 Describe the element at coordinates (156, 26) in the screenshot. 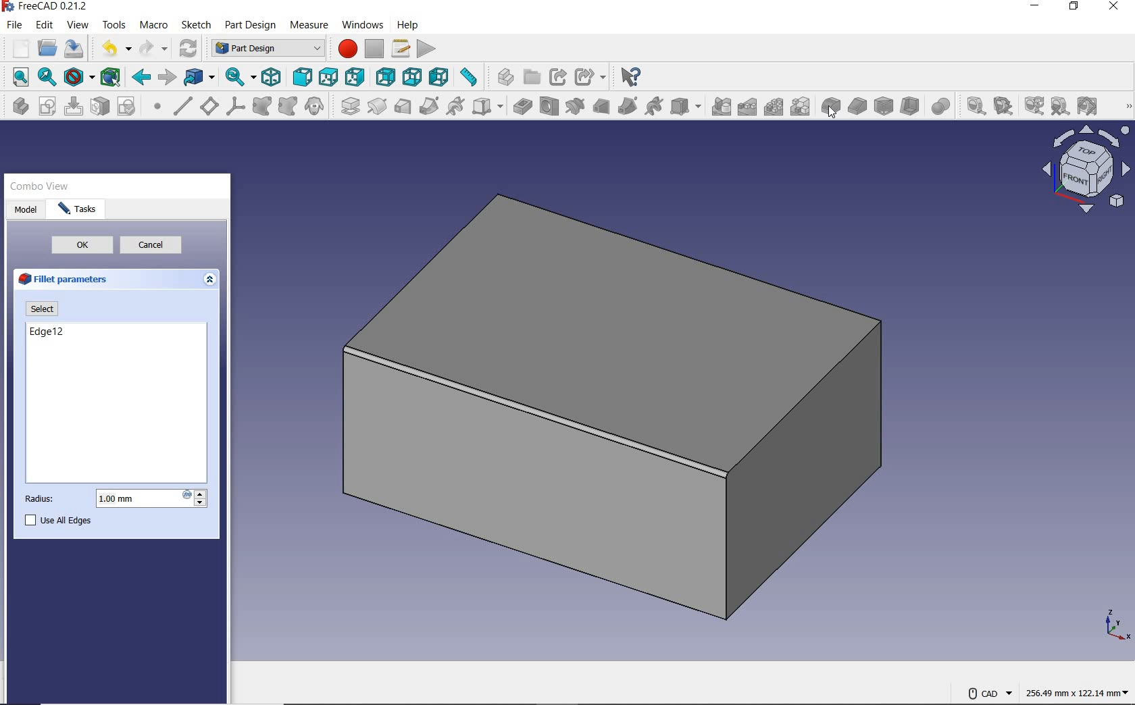

I see `macro` at that location.